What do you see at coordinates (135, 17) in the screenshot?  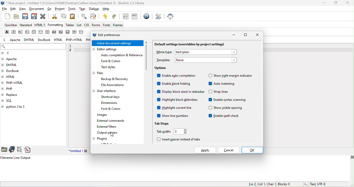 I see `indent` at bounding box center [135, 17].